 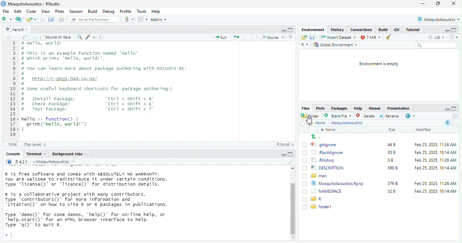 I want to click on r, so click(x=306, y=45).